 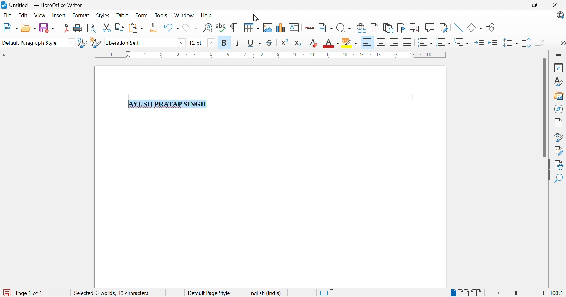 I want to click on Multiple-page View, so click(x=464, y=292).